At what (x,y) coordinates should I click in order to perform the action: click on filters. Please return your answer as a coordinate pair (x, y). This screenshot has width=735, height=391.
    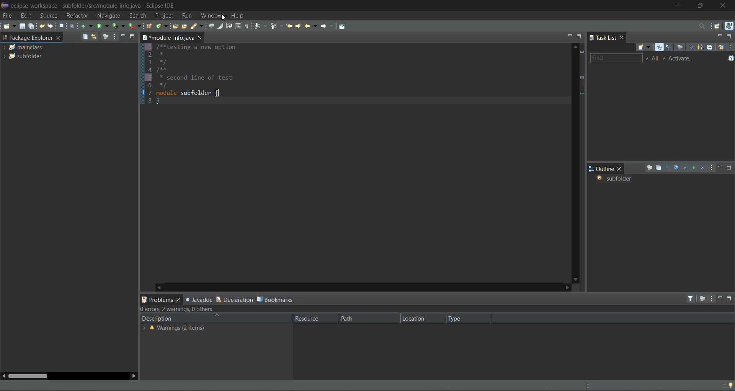
    Looking at the image, I should click on (692, 298).